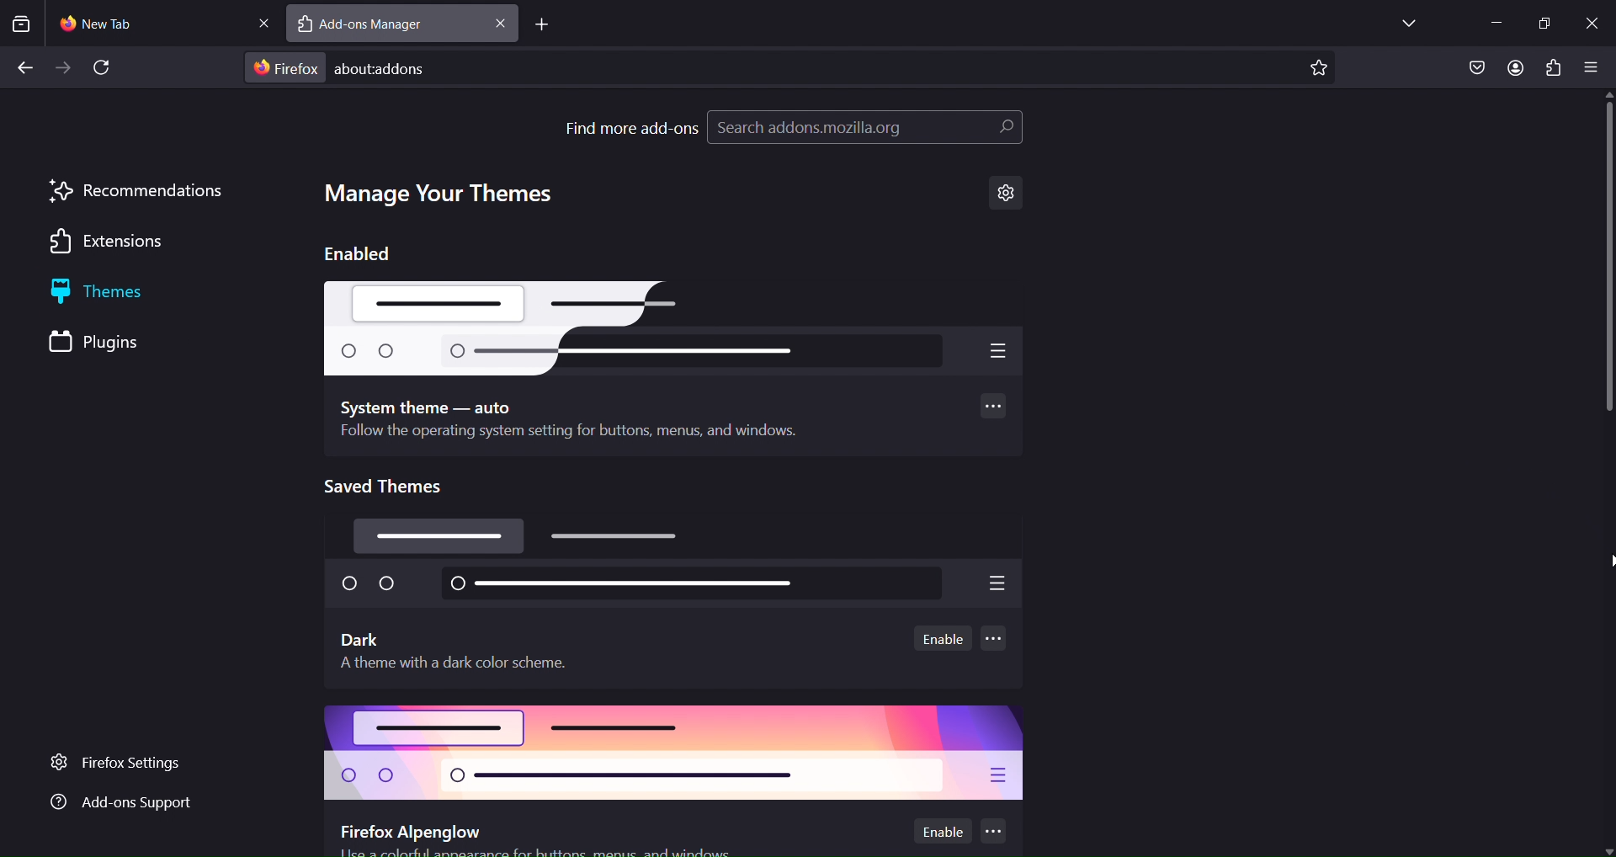 Image resolution: width=1616 pixels, height=857 pixels. I want to click on restore windowss, so click(1544, 21).